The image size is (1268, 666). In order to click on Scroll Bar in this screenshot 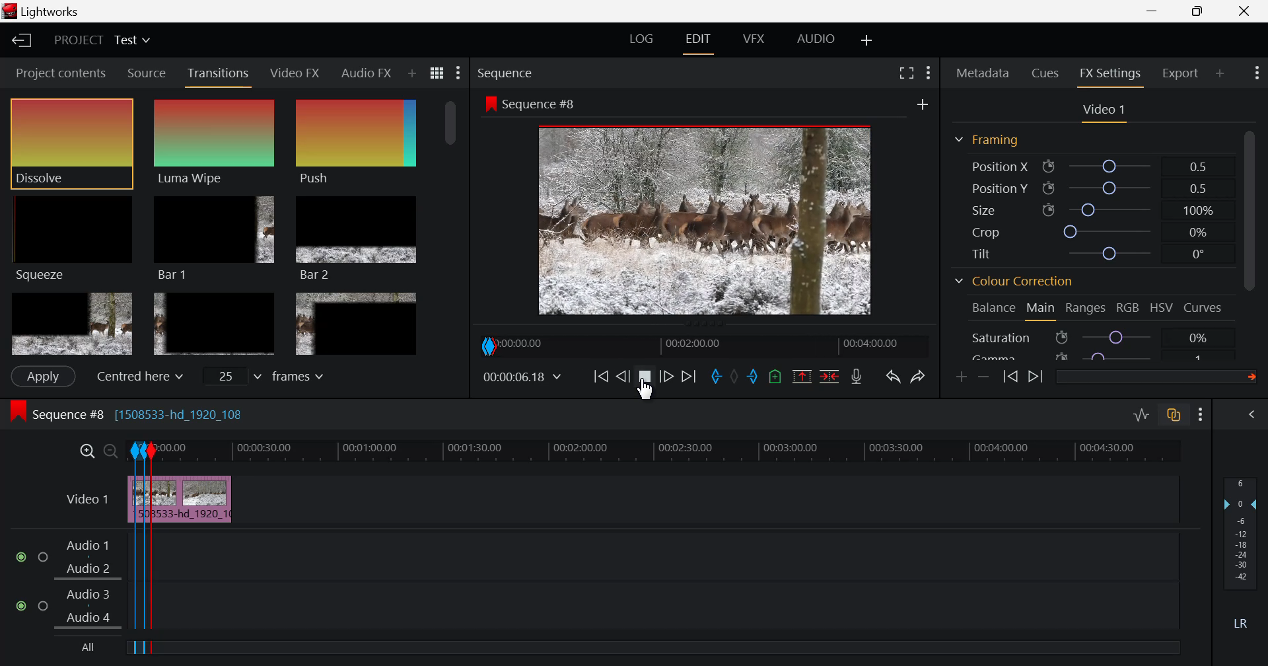, I will do `click(452, 227)`.